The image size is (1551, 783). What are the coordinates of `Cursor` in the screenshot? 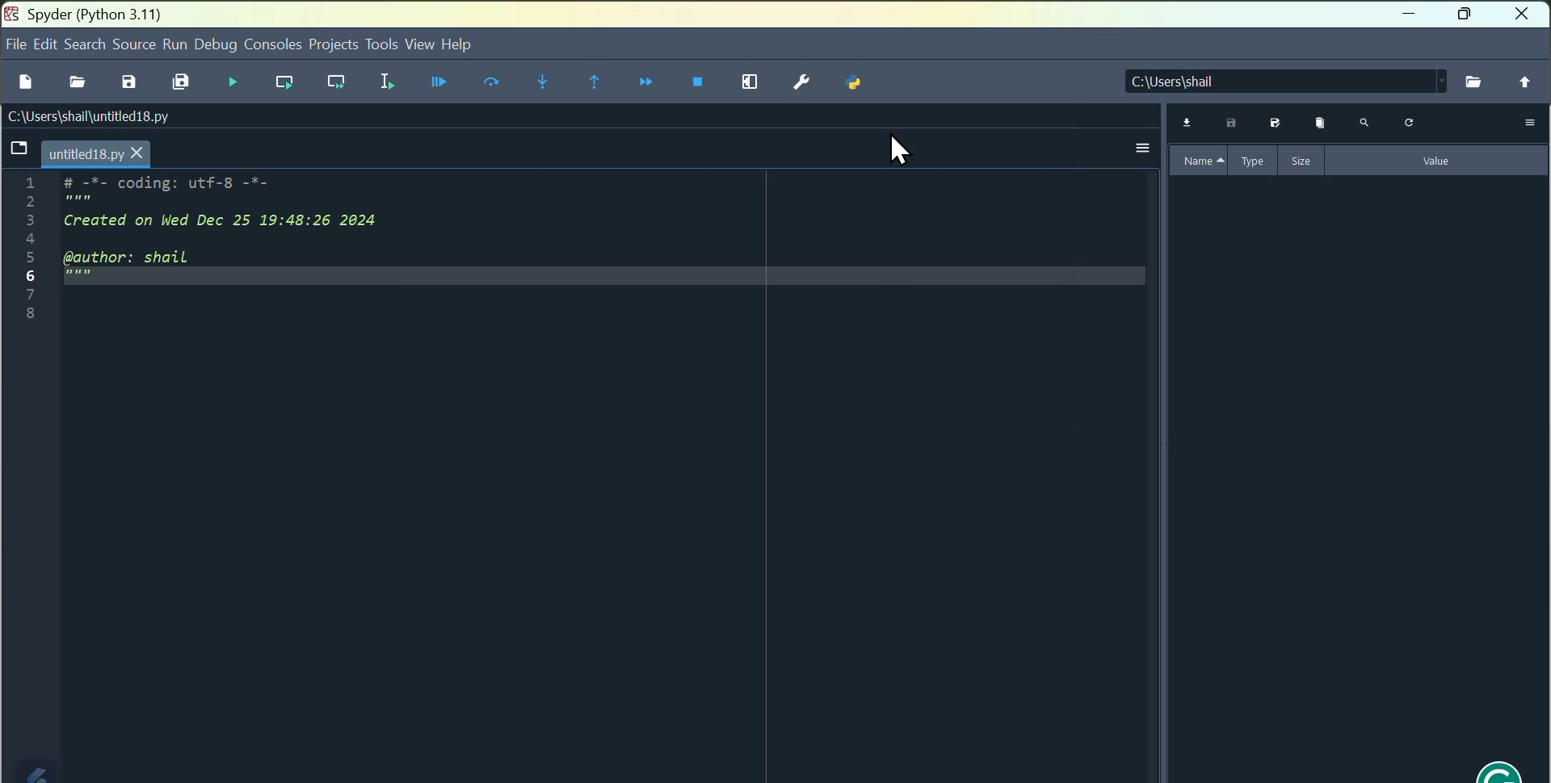 It's located at (902, 151).